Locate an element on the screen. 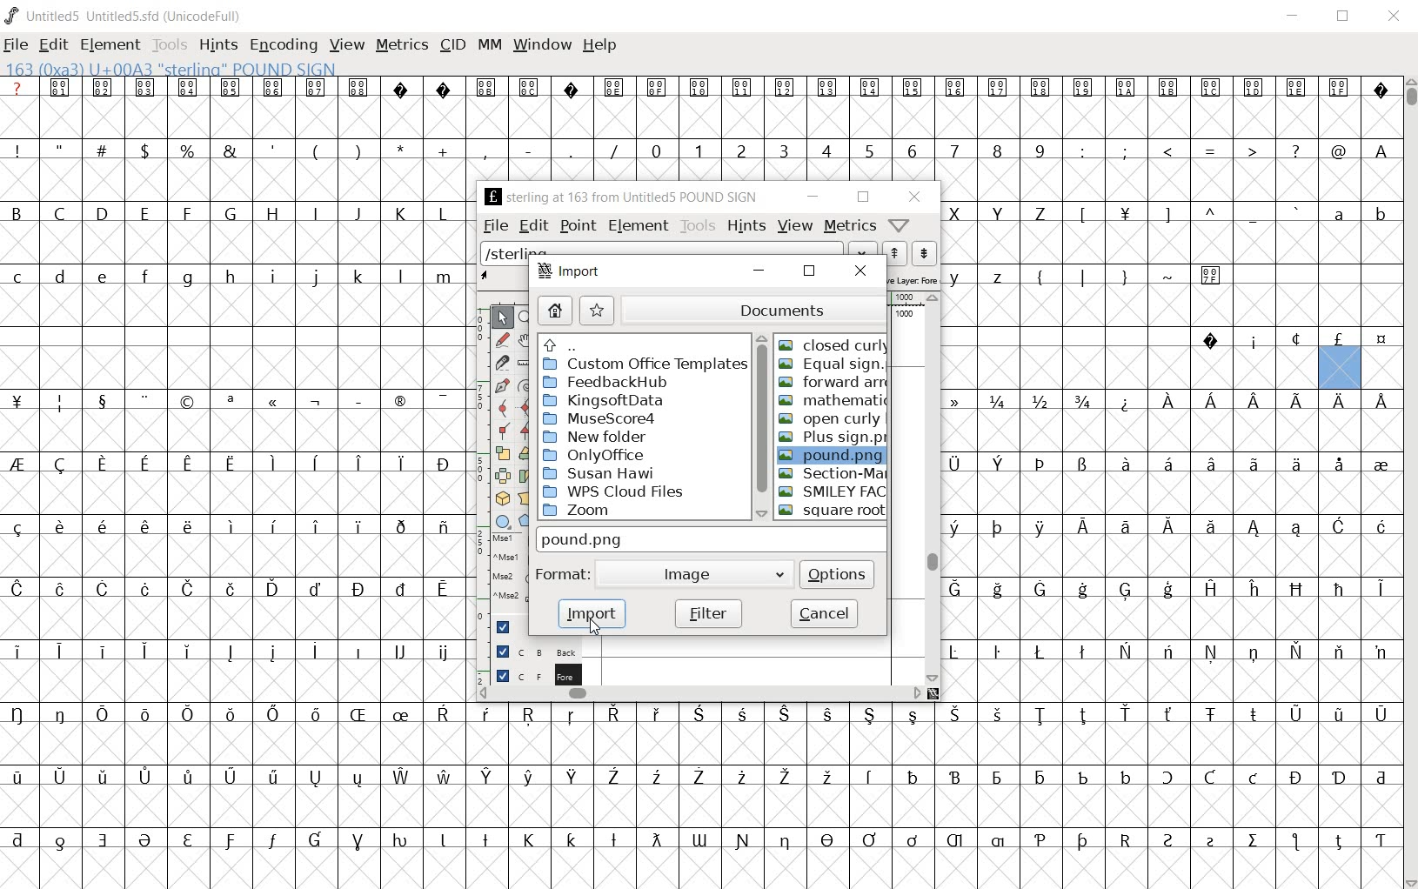  Symbol is located at coordinates (103, 589).